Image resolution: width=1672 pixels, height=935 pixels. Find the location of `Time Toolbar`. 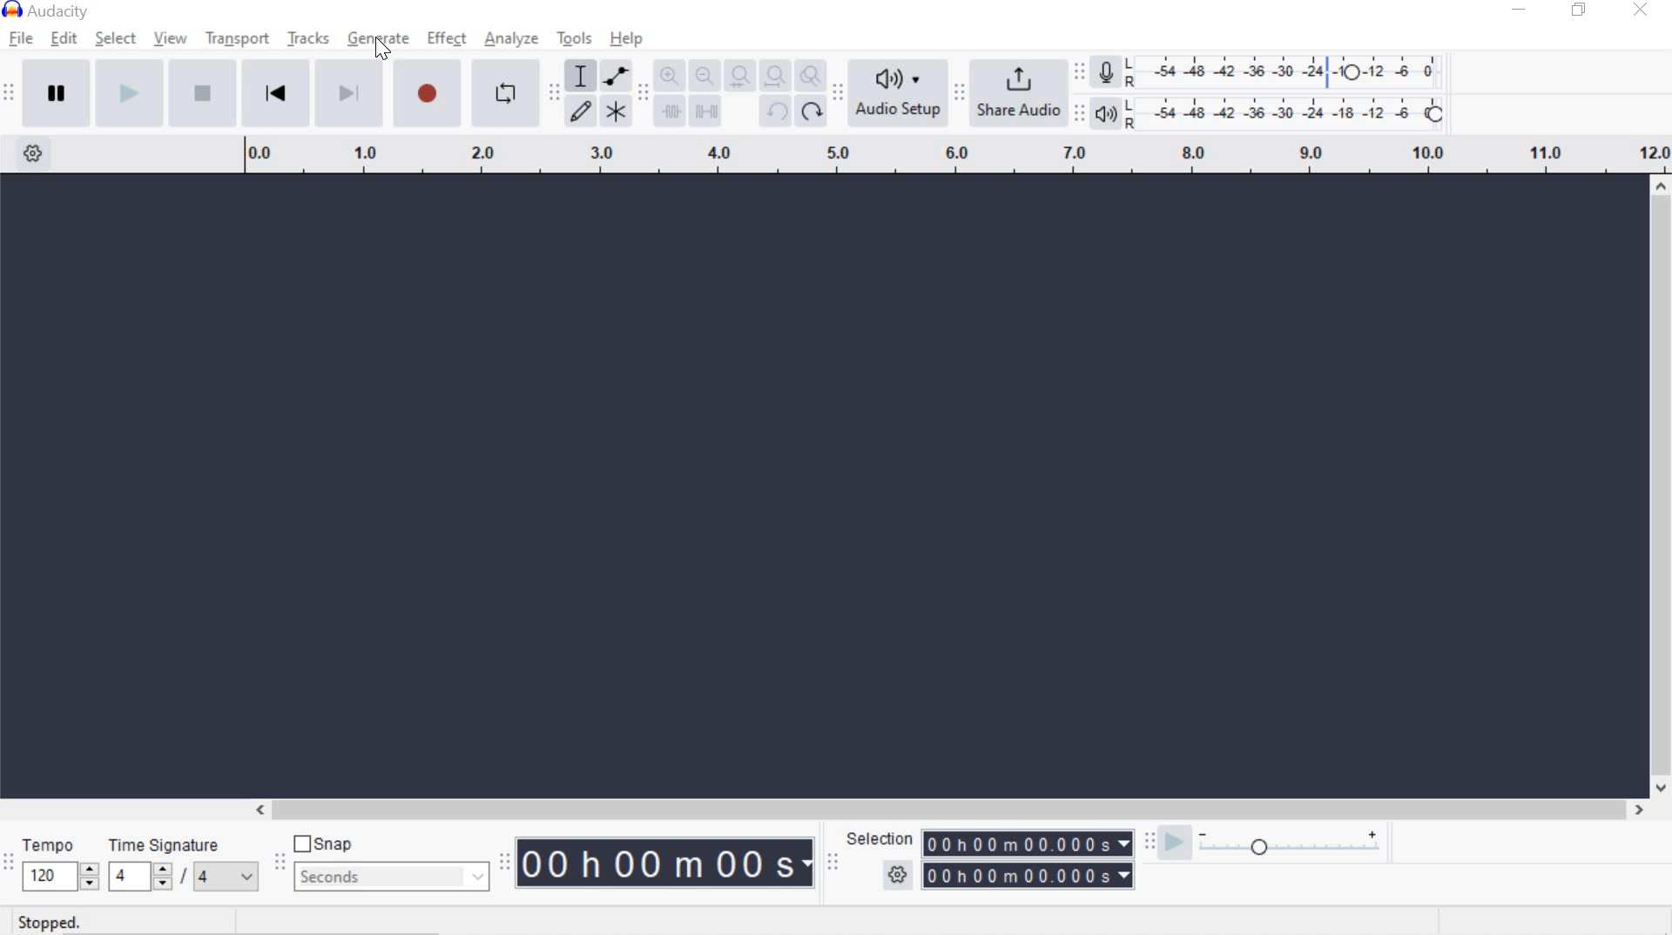

Time Toolbar is located at coordinates (506, 861).